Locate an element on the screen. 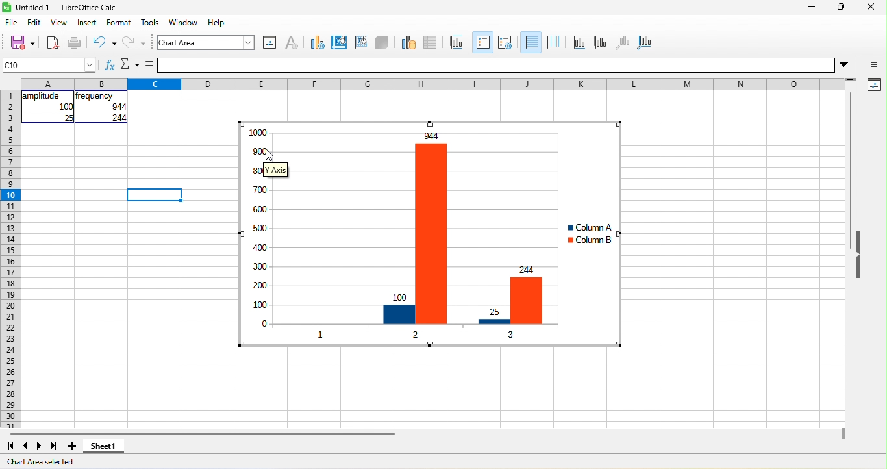 The image size is (887, 469). z axis is located at coordinates (621, 42).